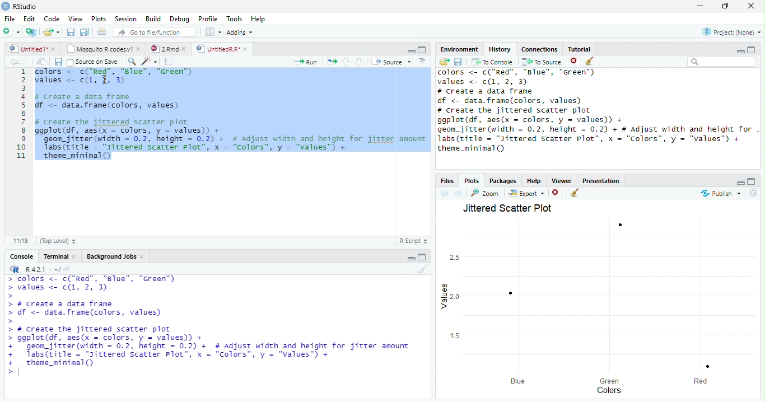  Describe the element at coordinates (53, 49) in the screenshot. I see `close` at that location.